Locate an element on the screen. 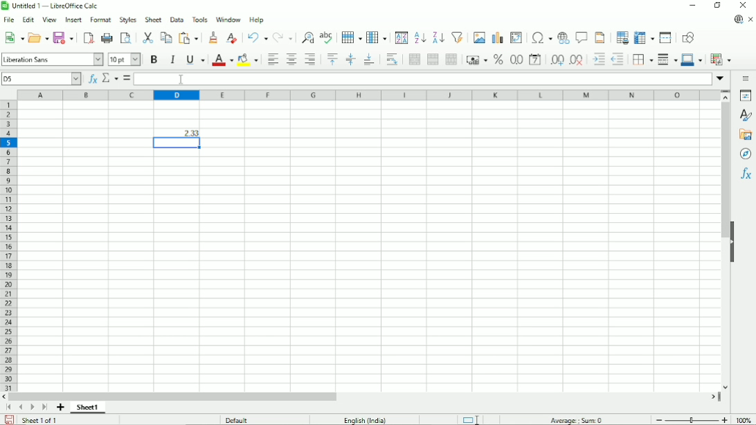  Style is located at coordinates (128, 19).